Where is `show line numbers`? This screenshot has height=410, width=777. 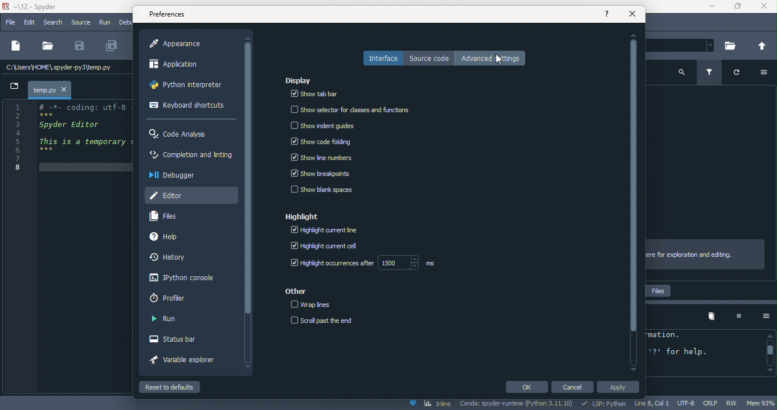
show line numbers is located at coordinates (322, 159).